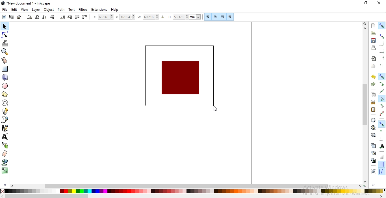 The width and height of the screenshot is (386, 198). I want to click on snap centers of bounding boxes, so click(382, 65).